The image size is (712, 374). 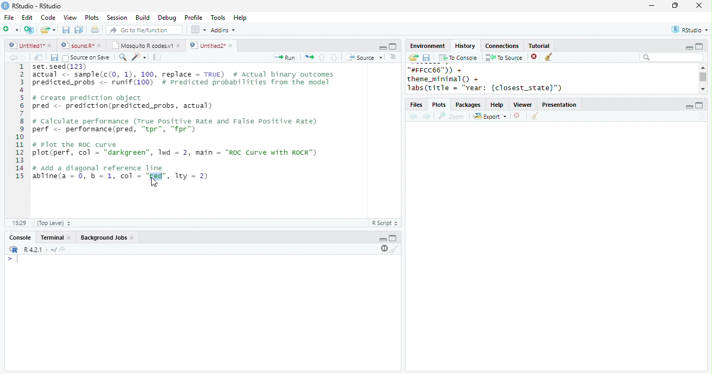 I want to click on line numbering, so click(x=20, y=122).